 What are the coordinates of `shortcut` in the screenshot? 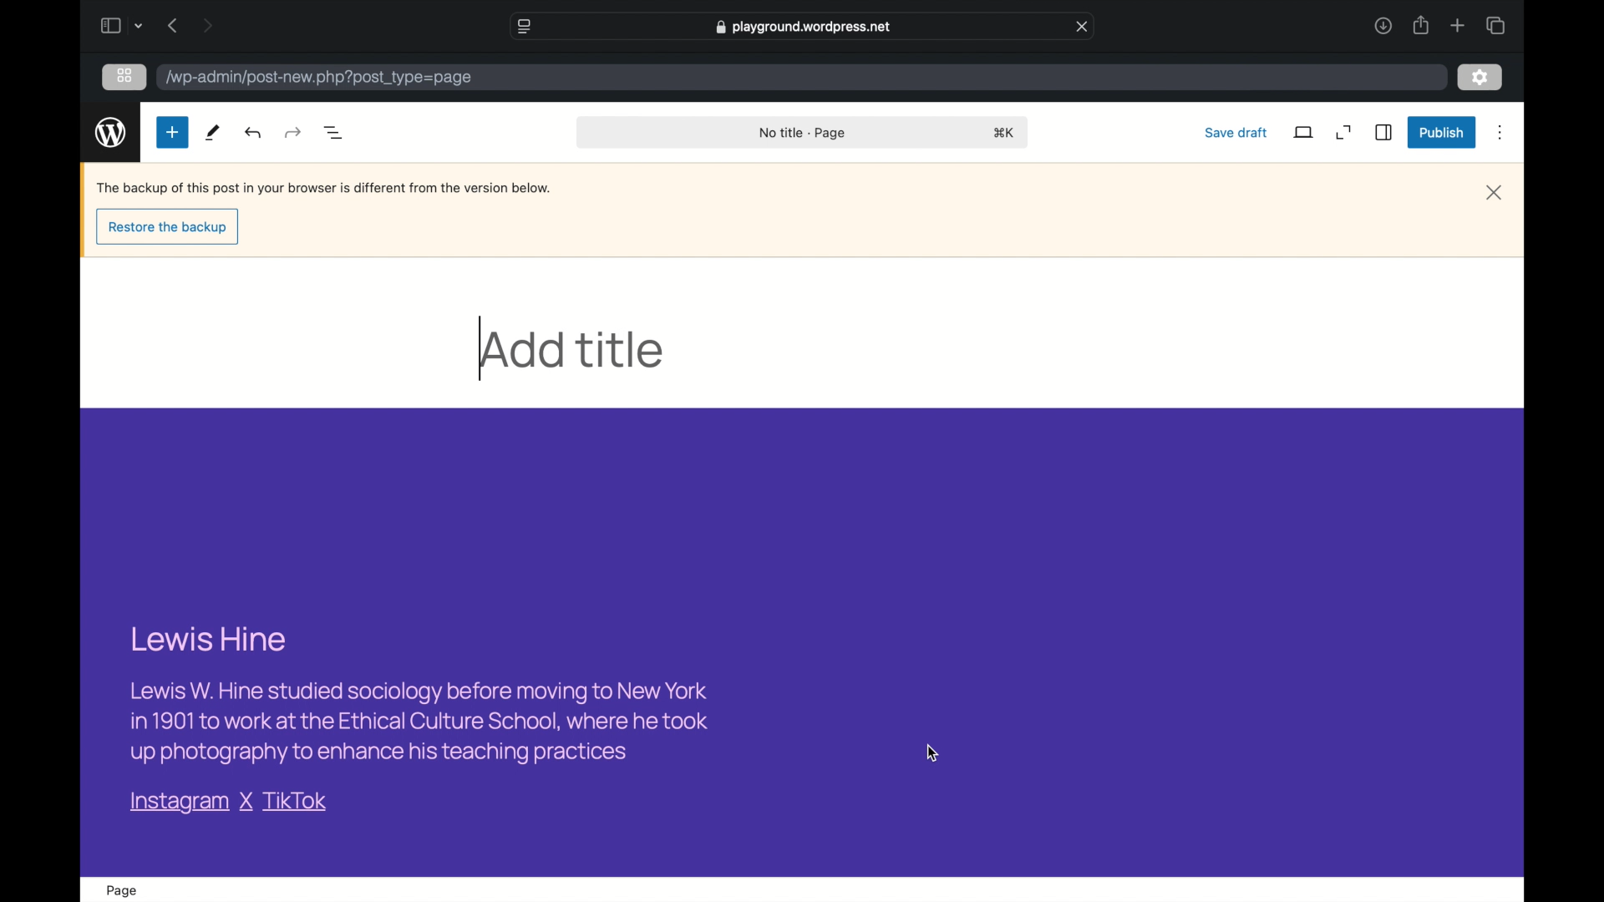 It's located at (1003, 132).